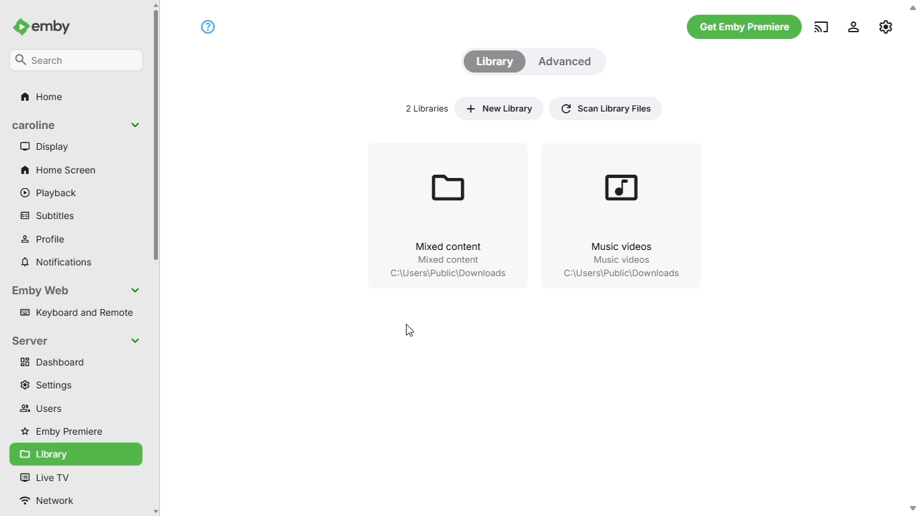 Image resolution: width=918 pixels, height=516 pixels. Describe the element at coordinates (620, 184) in the screenshot. I see `Music videos
Music videos
C:\Users\Public\Downloads` at that location.